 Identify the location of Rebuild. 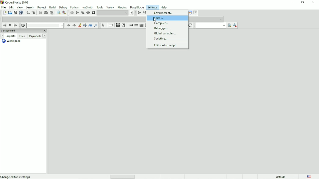
(88, 13).